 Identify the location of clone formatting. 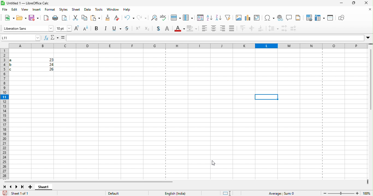
(96, 18).